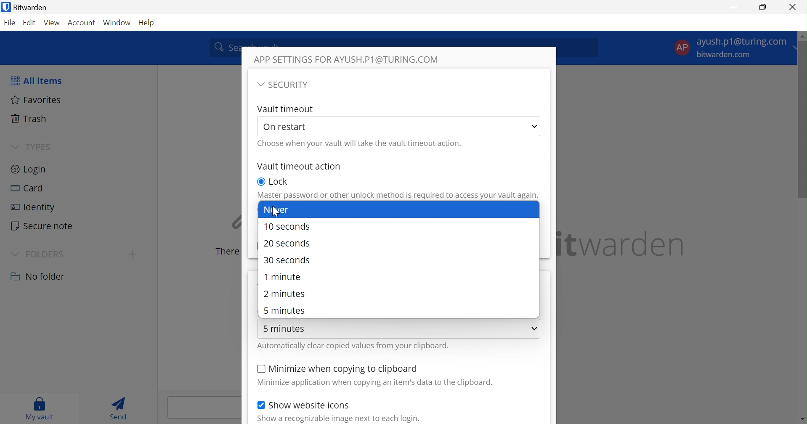 This screenshot has width=807, height=424. What do you see at coordinates (291, 85) in the screenshot?
I see `SECURITY` at bounding box center [291, 85].